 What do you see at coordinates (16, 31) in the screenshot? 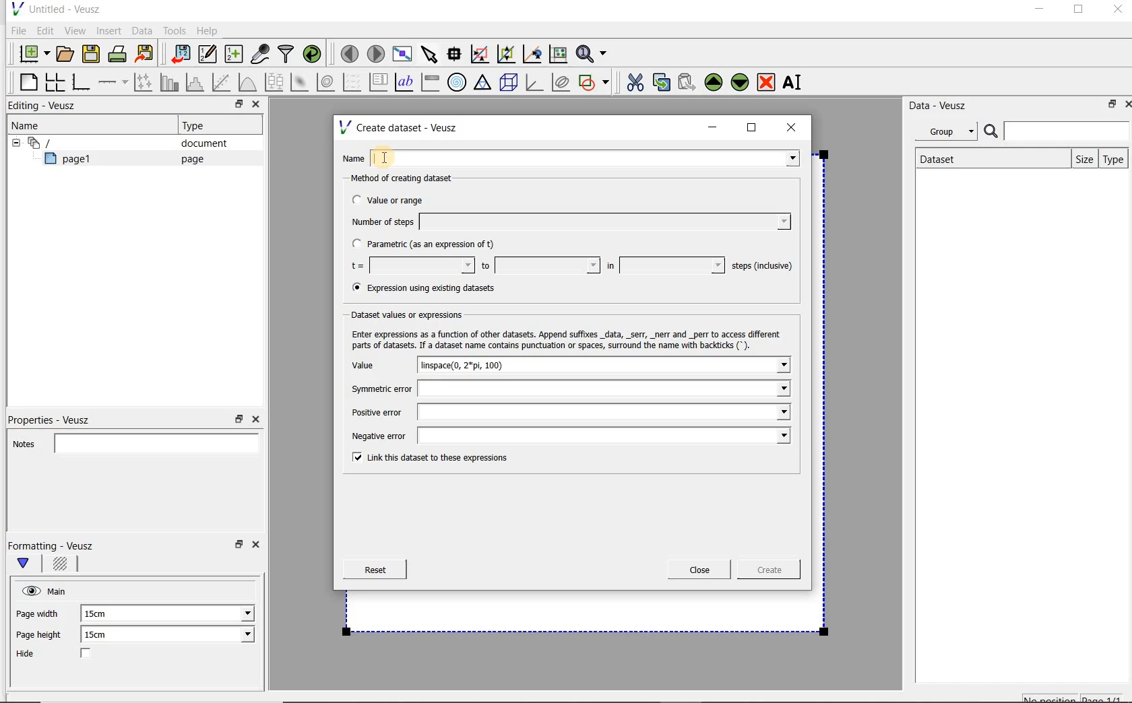
I see `File` at bounding box center [16, 31].